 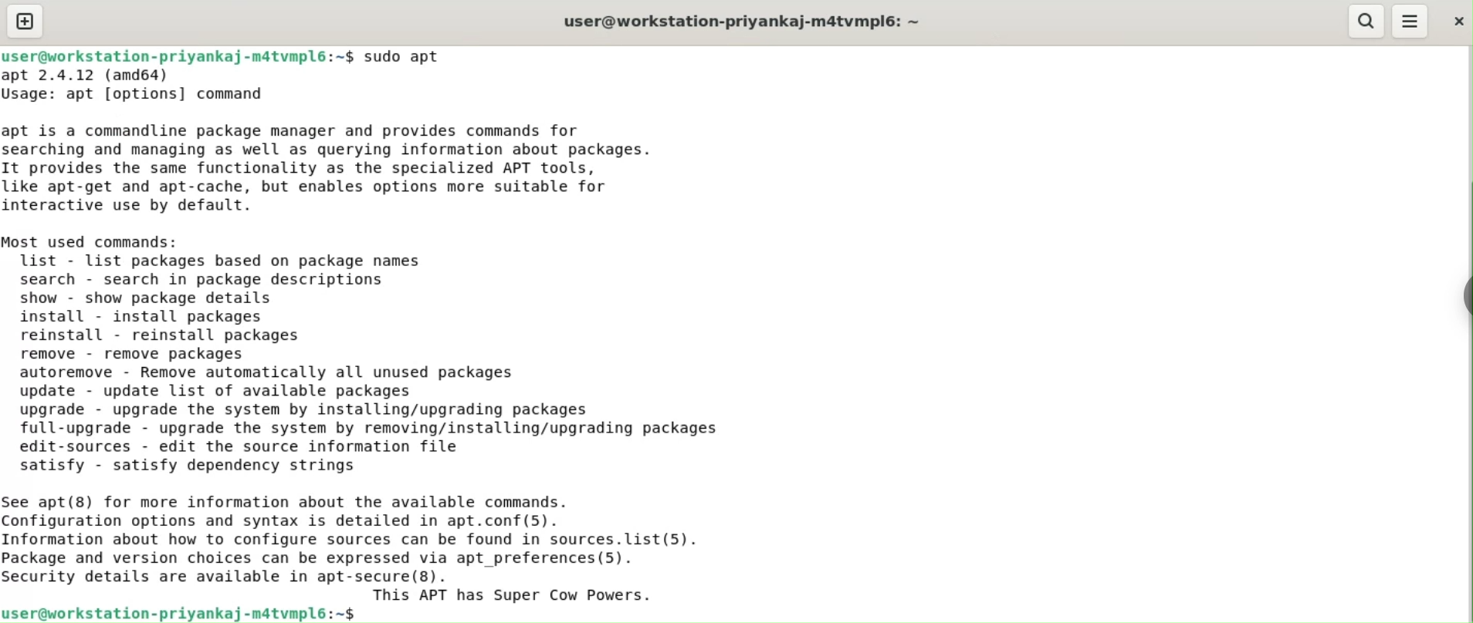 What do you see at coordinates (1464, 298) in the screenshot?
I see `chrome option` at bounding box center [1464, 298].